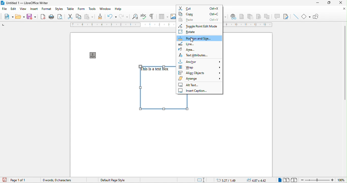  Describe the element at coordinates (62, 180) in the screenshot. I see `0 words, o character` at that location.